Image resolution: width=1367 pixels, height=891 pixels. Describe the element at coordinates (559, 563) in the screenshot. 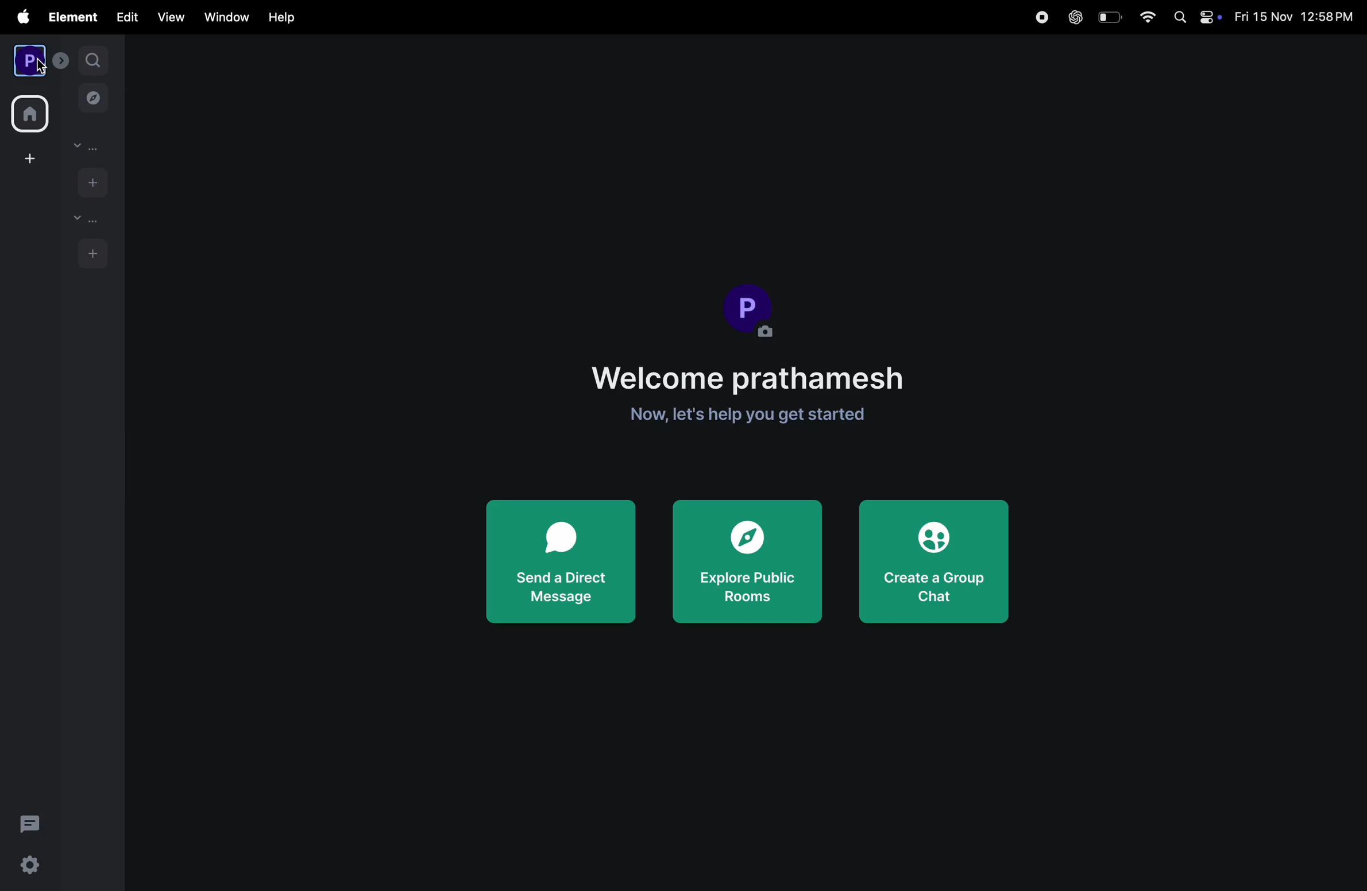

I see `Send direct message` at that location.